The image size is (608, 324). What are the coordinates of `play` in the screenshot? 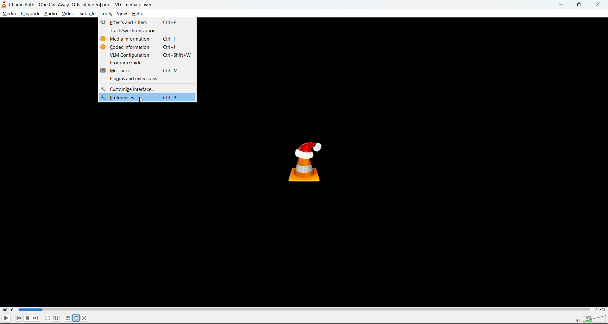 It's located at (6, 319).